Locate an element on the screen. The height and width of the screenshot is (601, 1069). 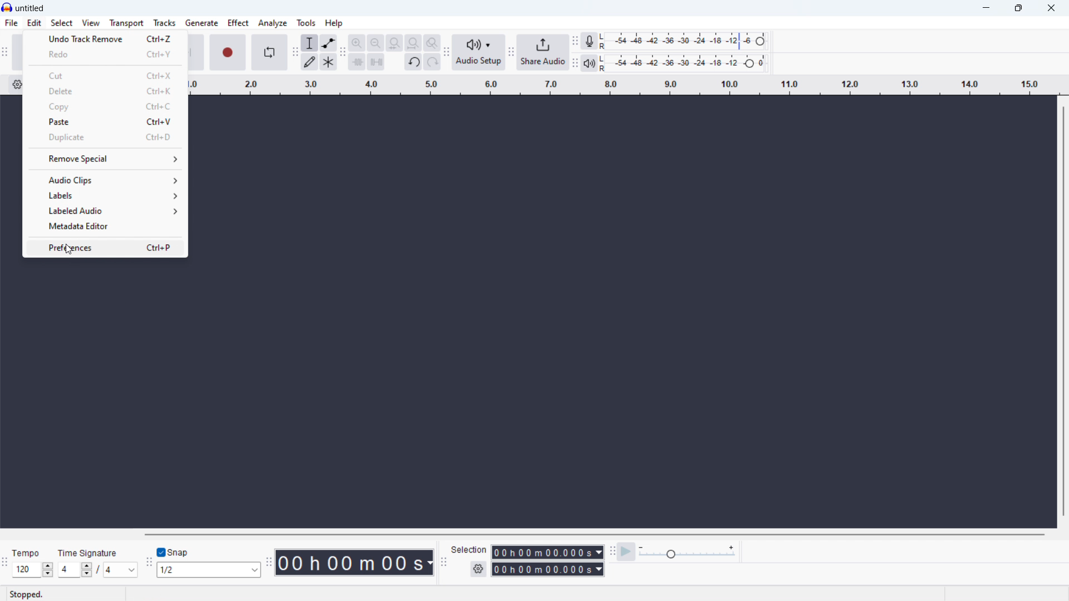
preferences is located at coordinates (105, 247).